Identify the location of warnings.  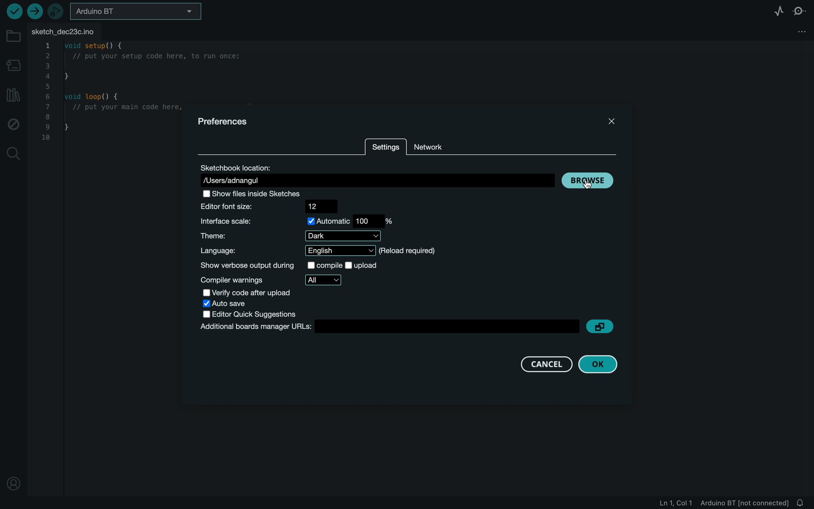
(288, 280).